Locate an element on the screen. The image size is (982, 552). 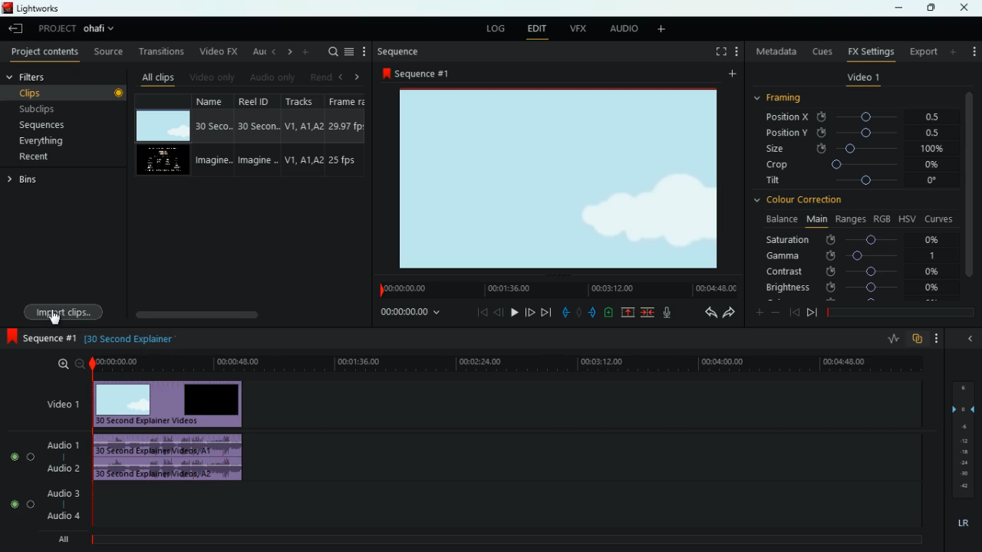
rgb is located at coordinates (883, 218).